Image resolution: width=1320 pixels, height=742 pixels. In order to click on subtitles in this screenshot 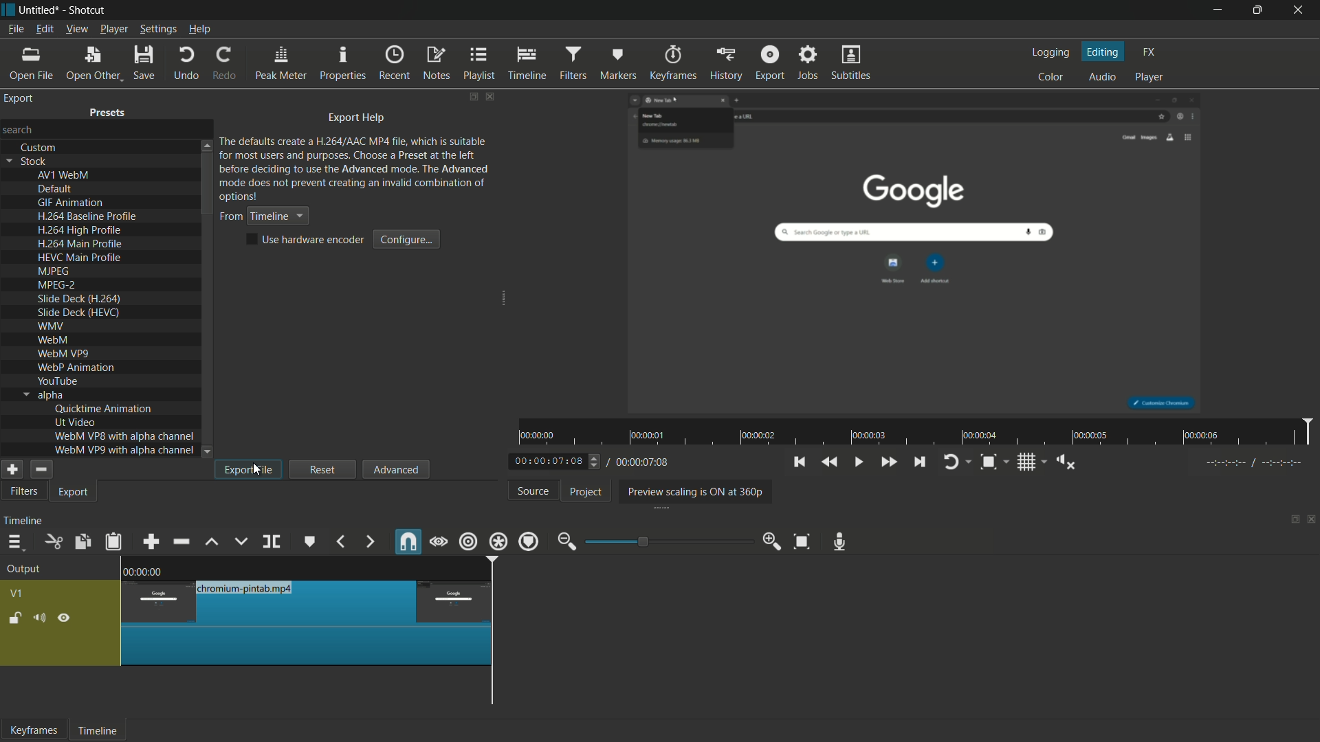, I will do `click(852, 62)`.